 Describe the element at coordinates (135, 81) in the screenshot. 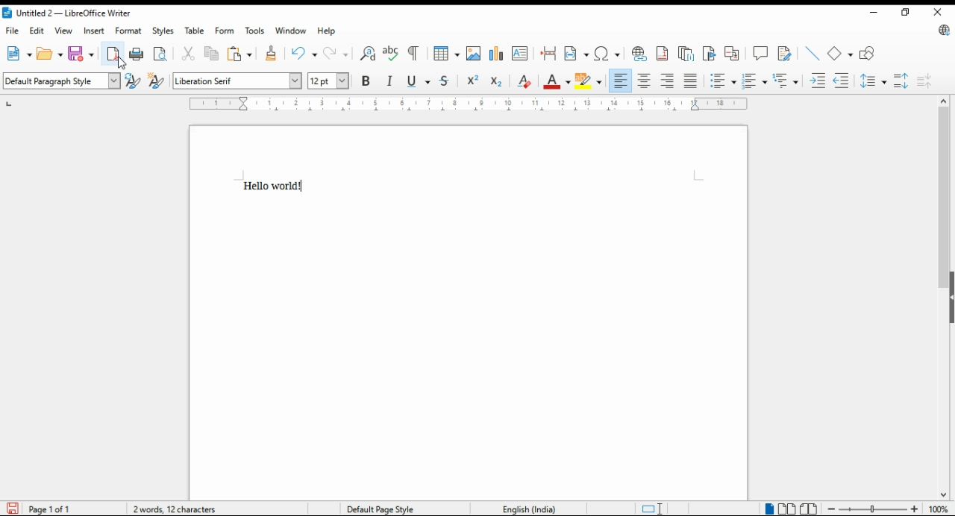

I see `update selected style` at that location.